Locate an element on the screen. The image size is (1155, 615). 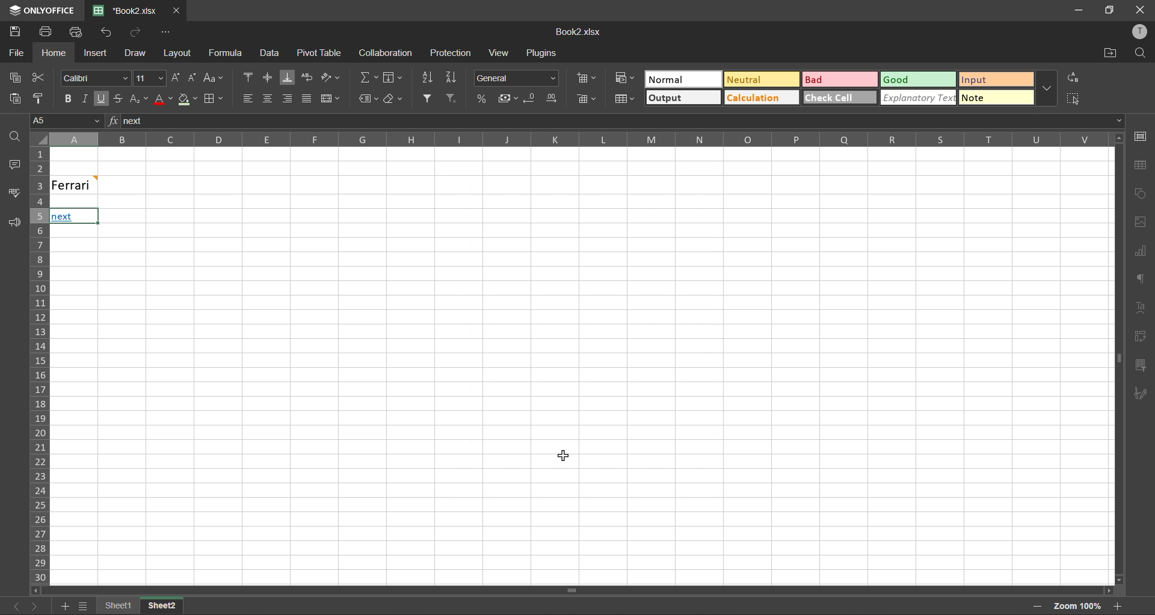
copy is located at coordinates (13, 77).